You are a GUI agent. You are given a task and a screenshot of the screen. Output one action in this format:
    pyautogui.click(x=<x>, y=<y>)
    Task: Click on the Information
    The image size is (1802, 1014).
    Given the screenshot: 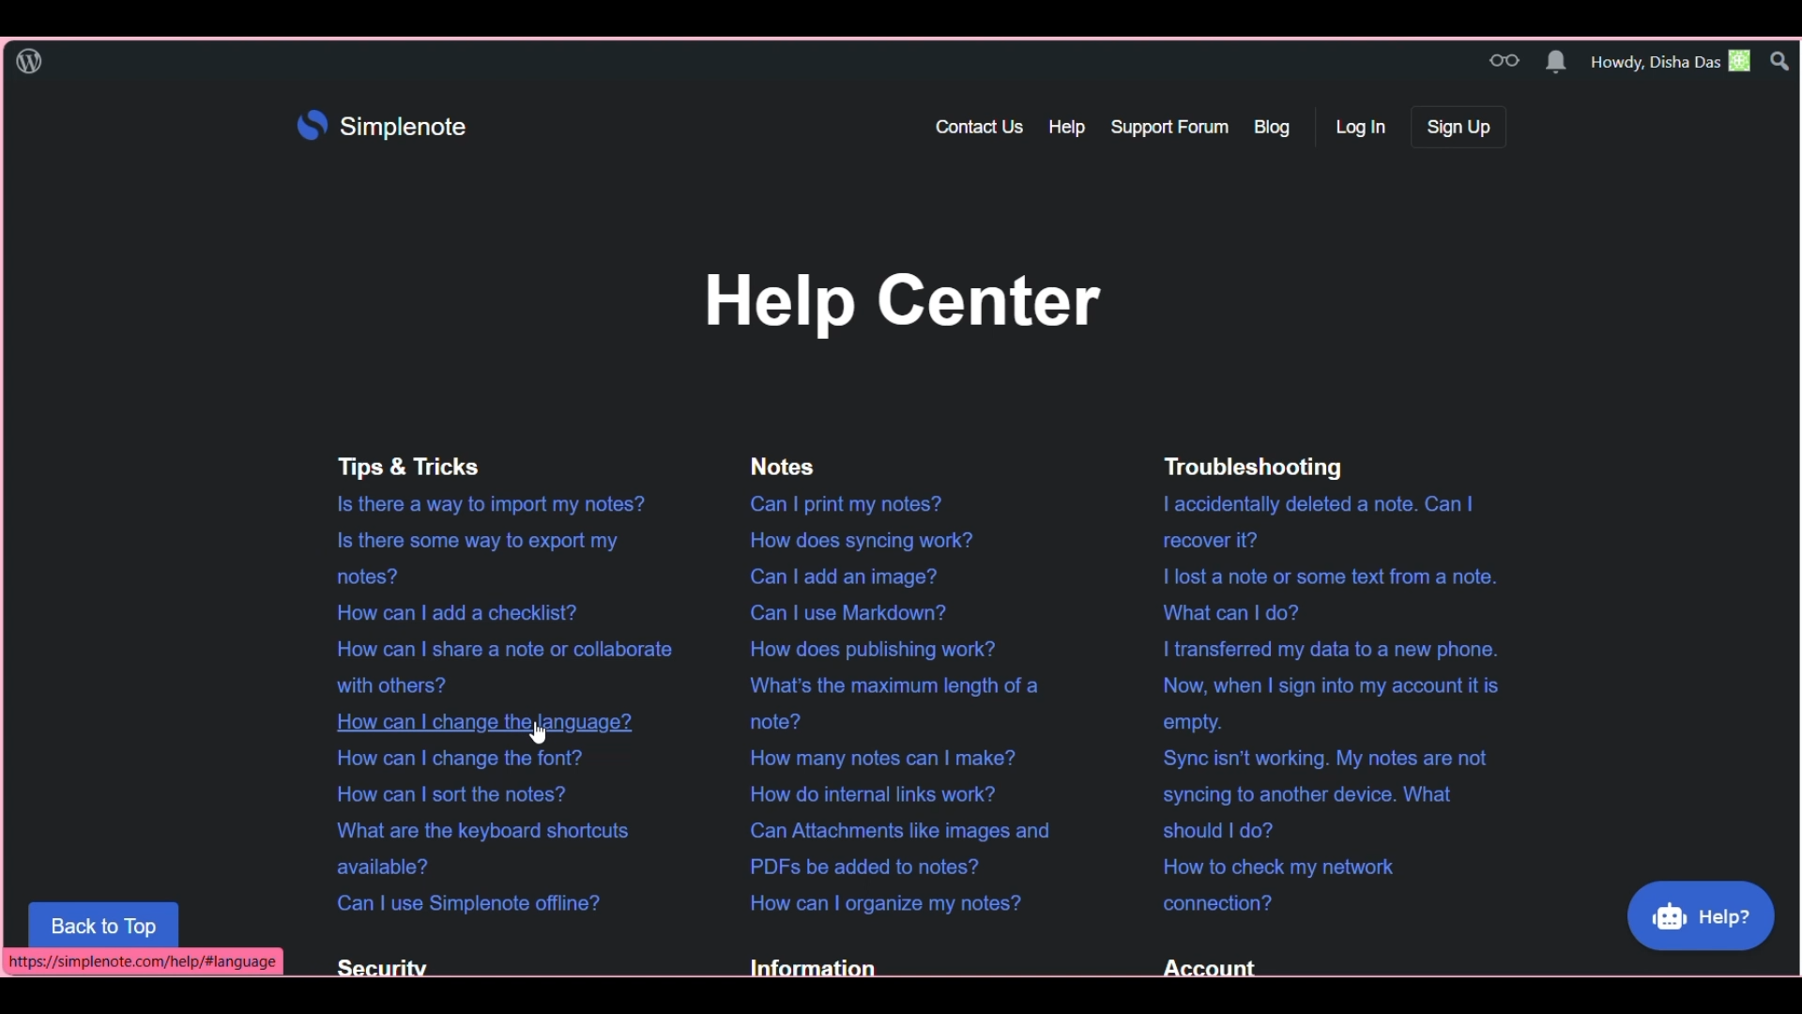 What is the action you would take?
    pyautogui.click(x=809, y=963)
    